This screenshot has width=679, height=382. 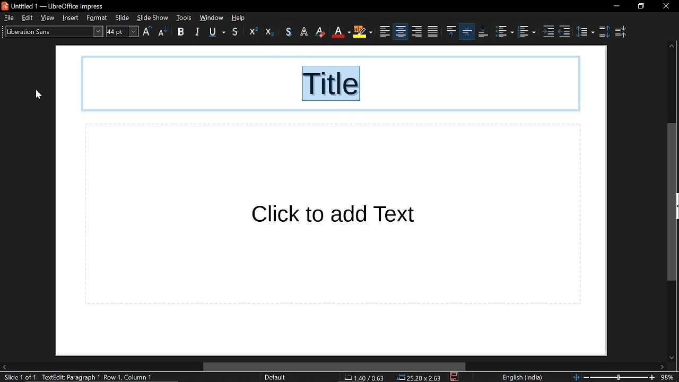 I want to click on center, so click(x=385, y=32).